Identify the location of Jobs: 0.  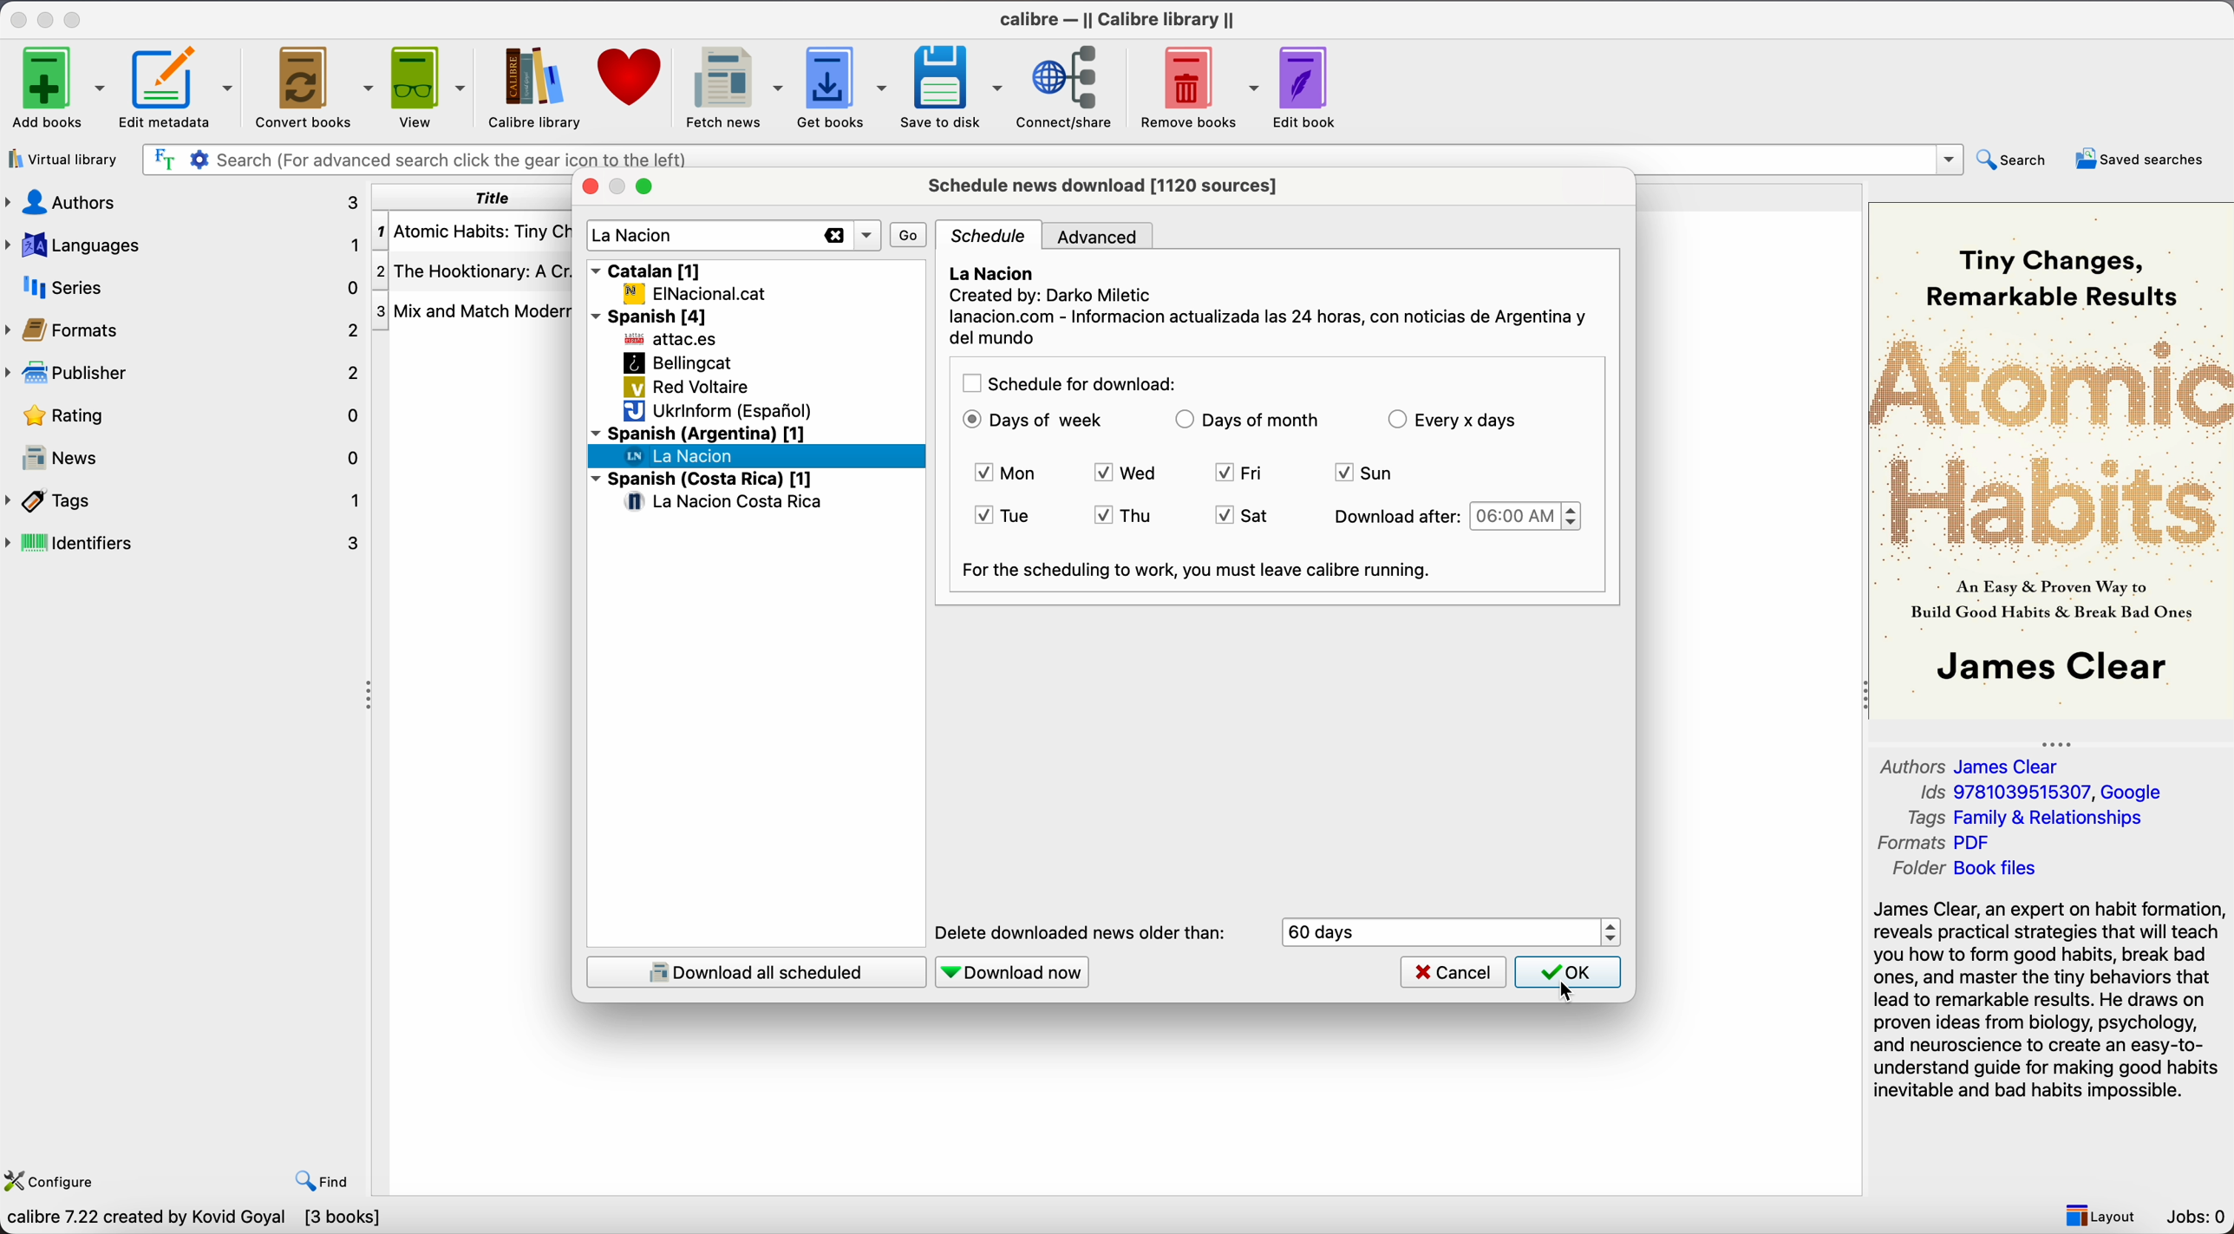
(2198, 1217).